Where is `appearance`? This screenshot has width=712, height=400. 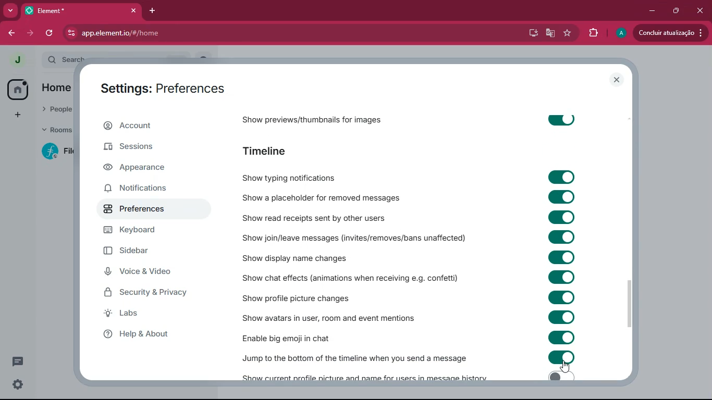 appearance is located at coordinates (147, 168).